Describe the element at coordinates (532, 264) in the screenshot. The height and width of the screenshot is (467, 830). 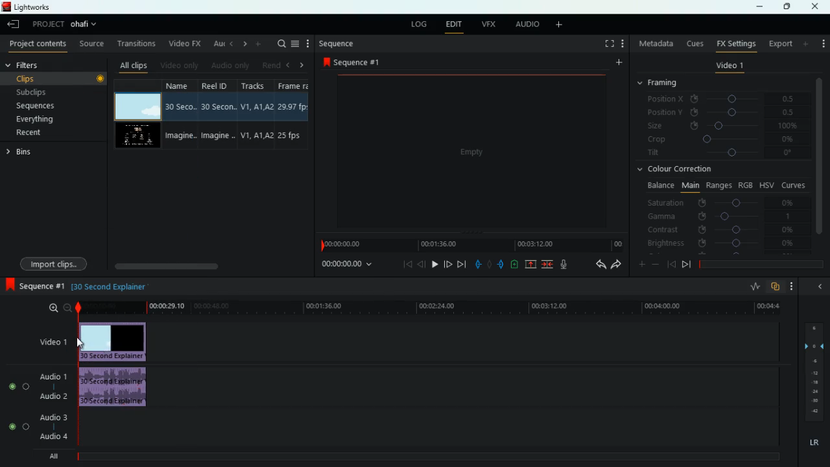
I see `up` at that location.